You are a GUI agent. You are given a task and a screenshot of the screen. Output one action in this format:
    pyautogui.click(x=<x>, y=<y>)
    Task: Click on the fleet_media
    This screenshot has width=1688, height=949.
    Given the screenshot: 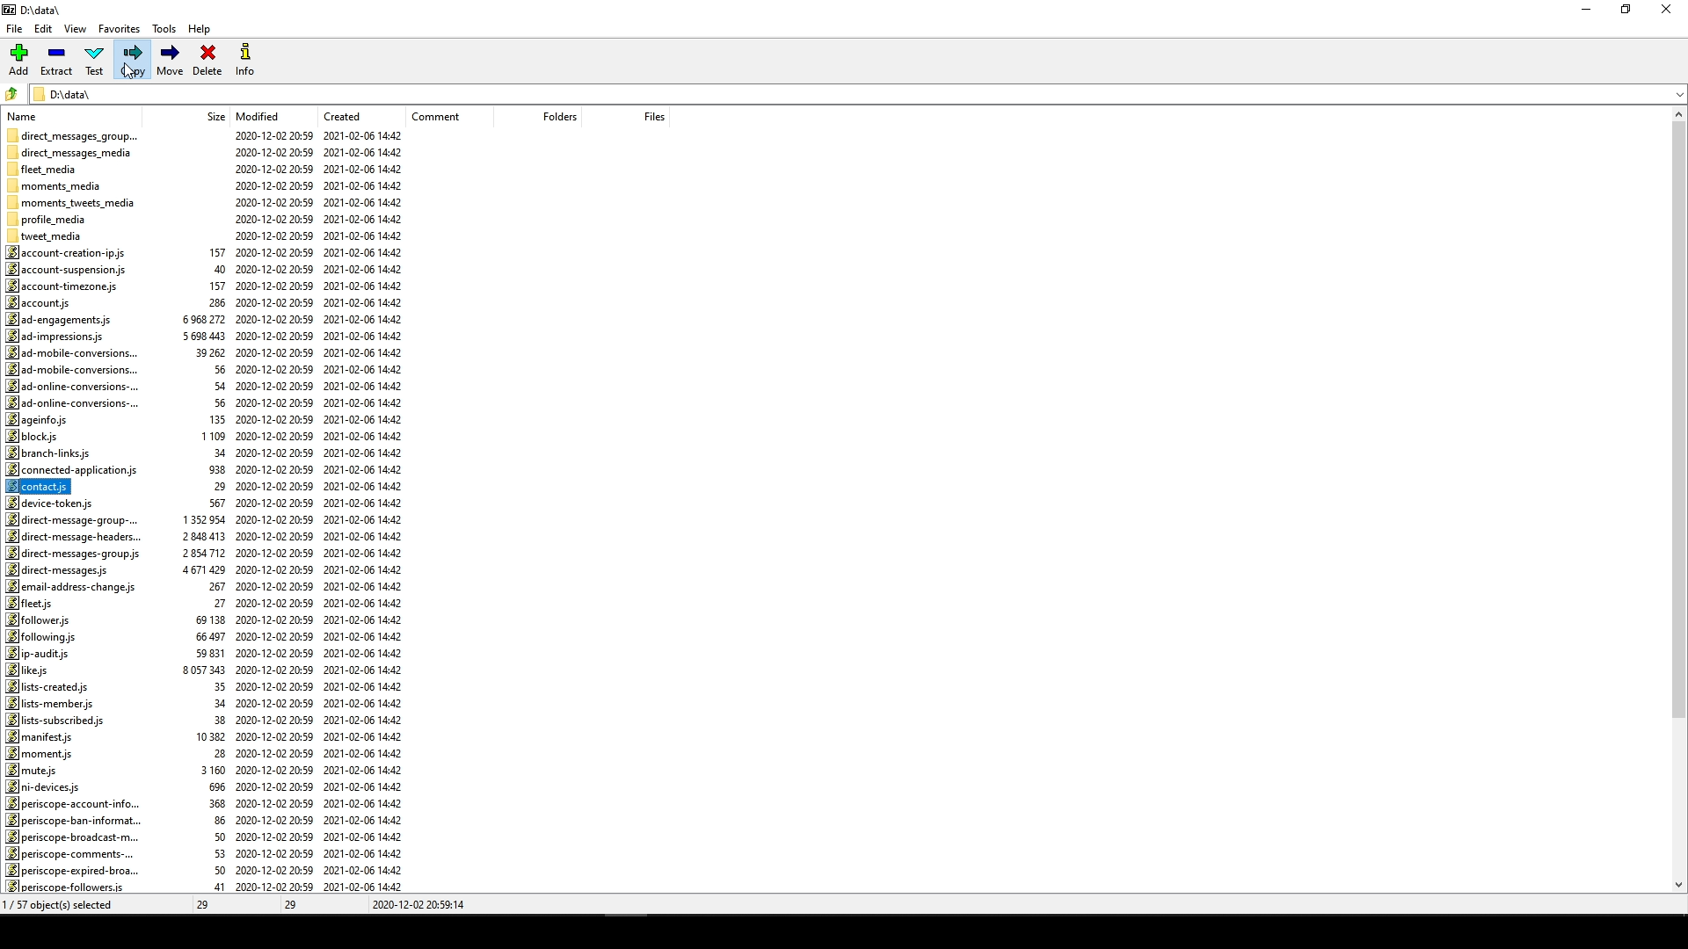 What is the action you would take?
    pyautogui.click(x=45, y=168)
    